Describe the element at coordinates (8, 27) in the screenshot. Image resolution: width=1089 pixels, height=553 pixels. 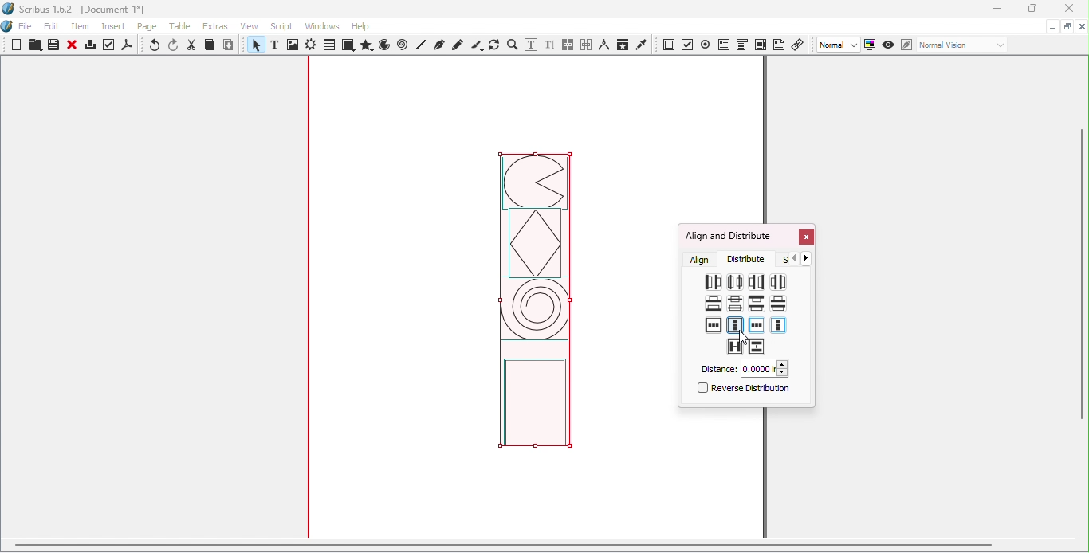
I see `Logo` at that location.